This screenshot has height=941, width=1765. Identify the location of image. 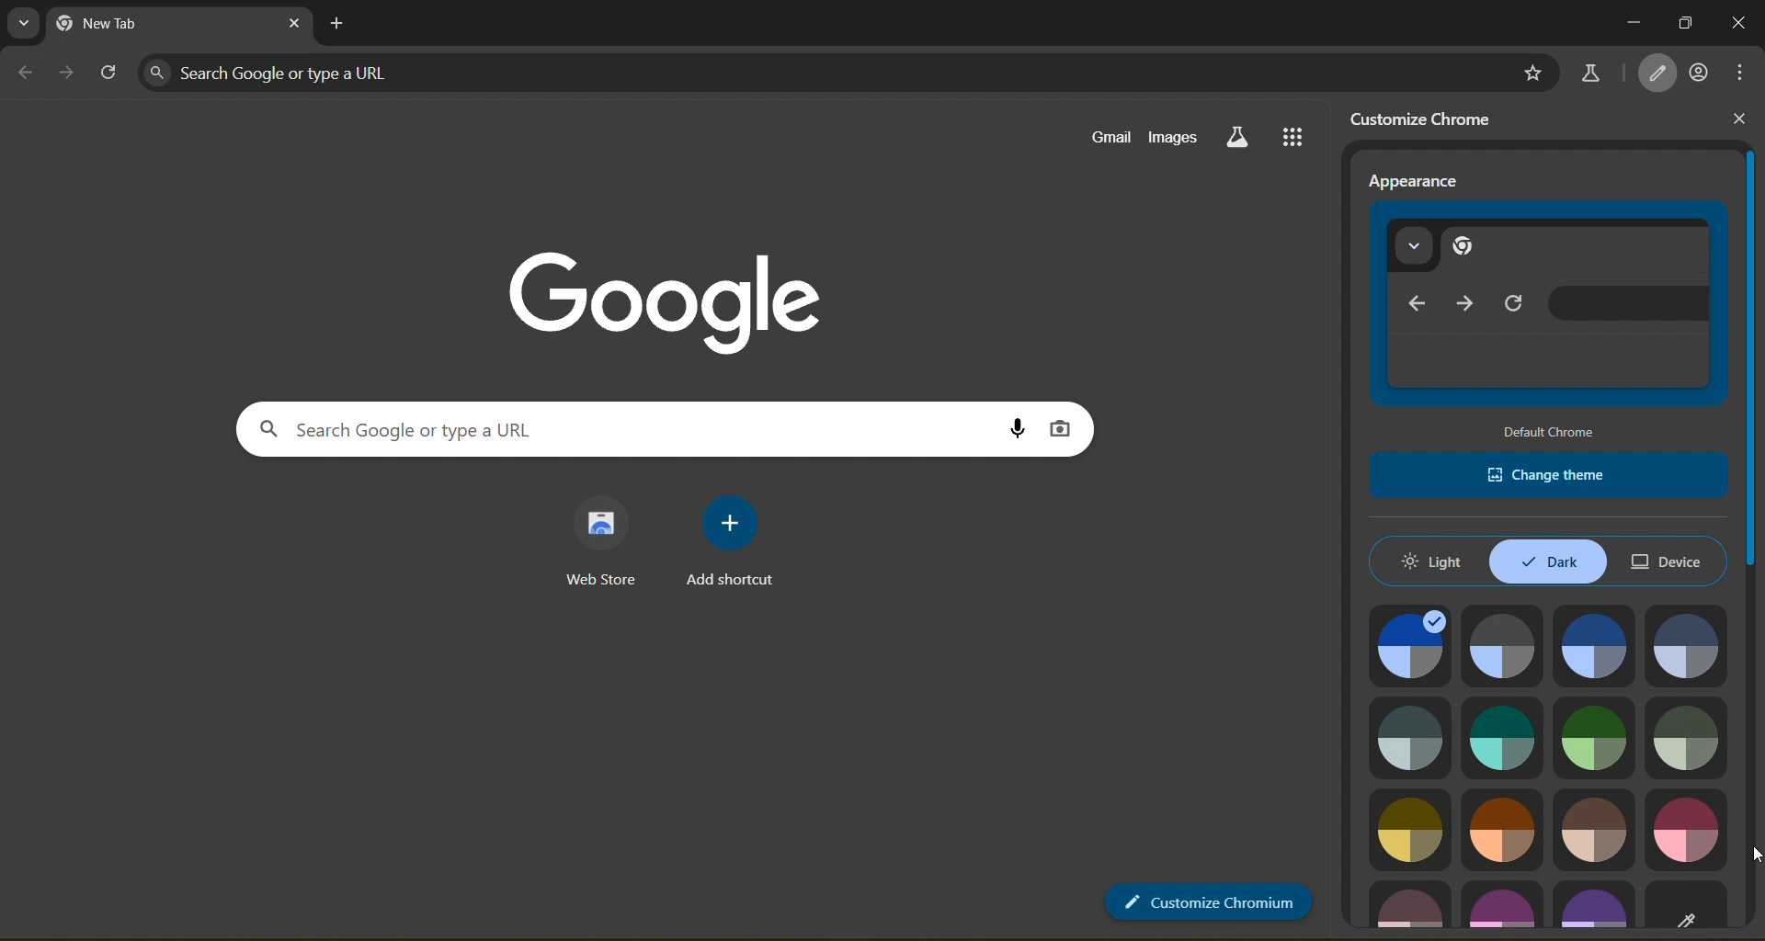
(1599, 646).